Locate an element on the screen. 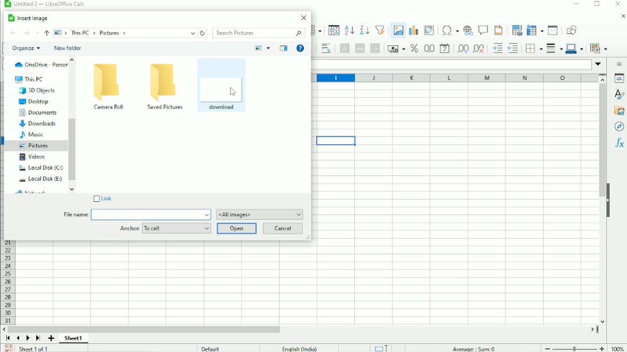 The height and width of the screenshot is (352, 627). Downloads is located at coordinates (38, 123).